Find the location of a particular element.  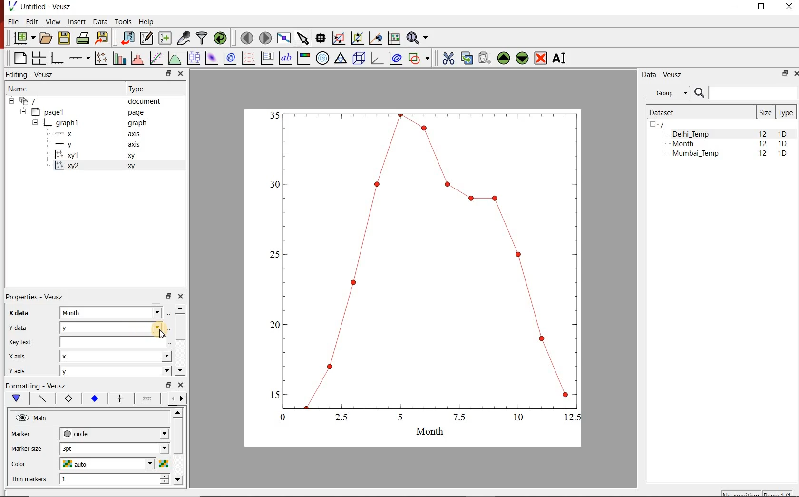

y is located at coordinates (115, 372).